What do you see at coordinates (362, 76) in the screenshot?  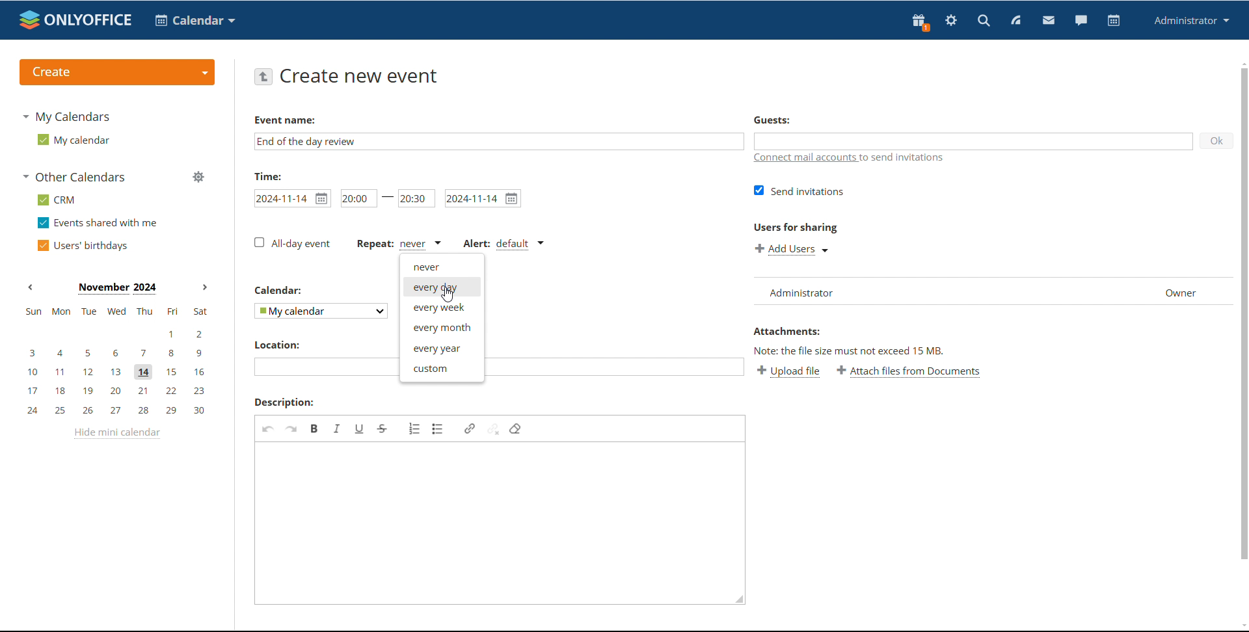 I see `create new event` at bounding box center [362, 76].